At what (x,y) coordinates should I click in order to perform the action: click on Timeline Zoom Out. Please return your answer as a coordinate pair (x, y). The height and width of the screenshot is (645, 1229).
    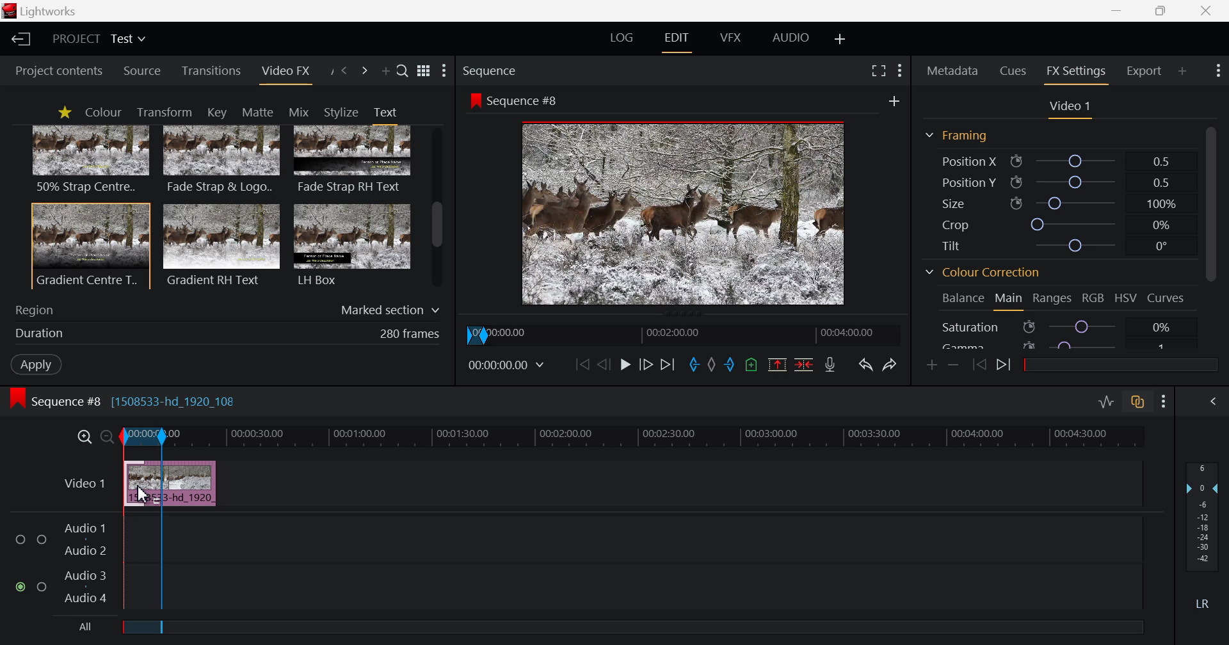
    Looking at the image, I should click on (108, 434).